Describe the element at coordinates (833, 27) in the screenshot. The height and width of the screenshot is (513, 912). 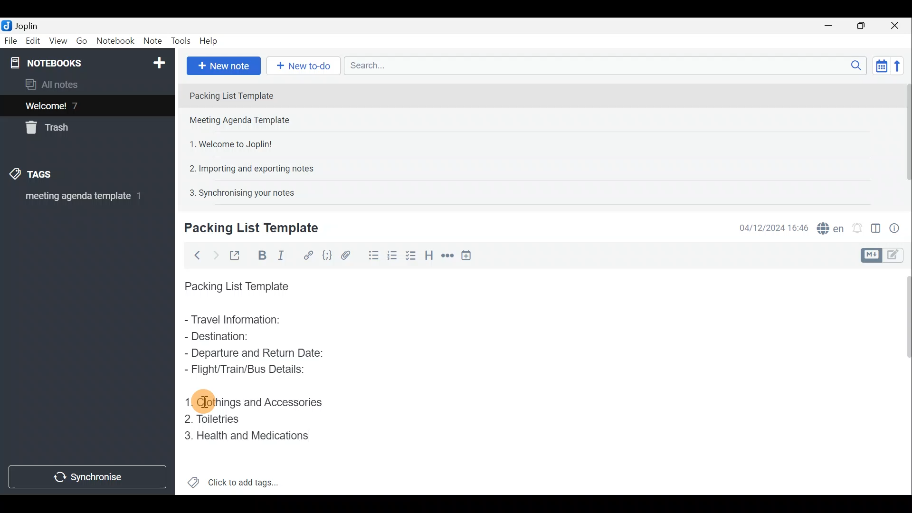
I see `Minimise` at that location.